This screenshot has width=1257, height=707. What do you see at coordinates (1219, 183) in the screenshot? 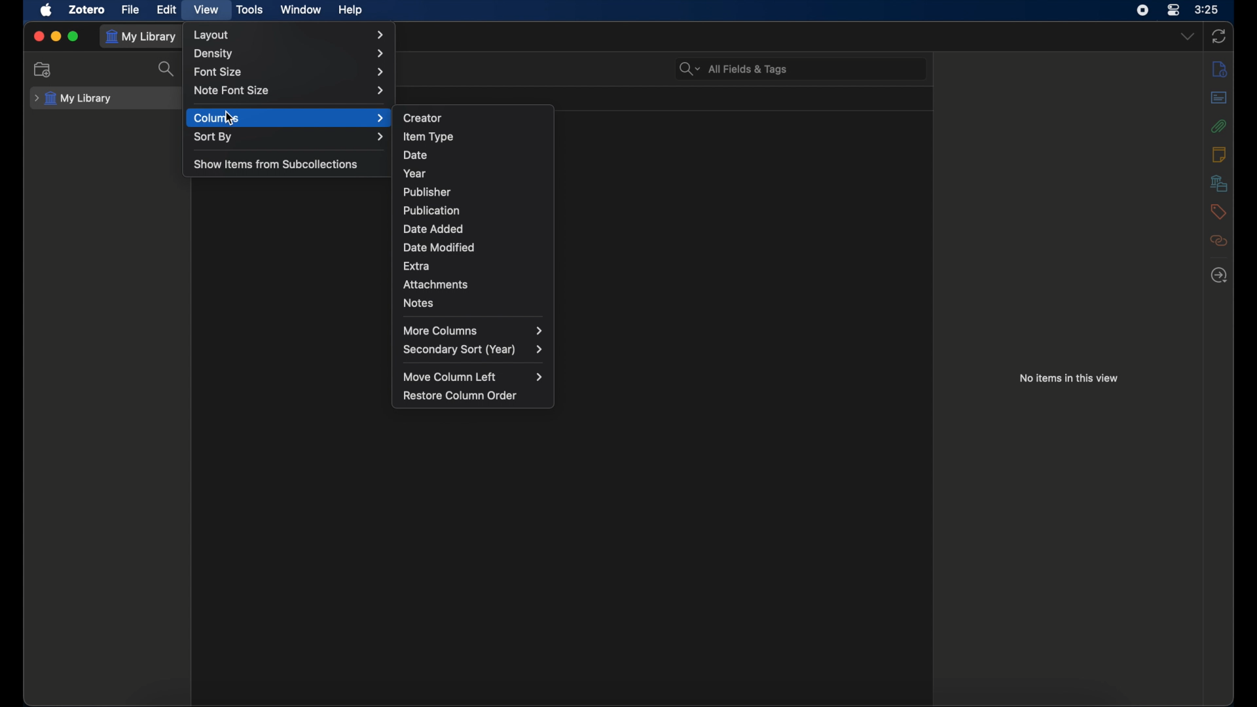
I see `libraries` at bounding box center [1219, 183].